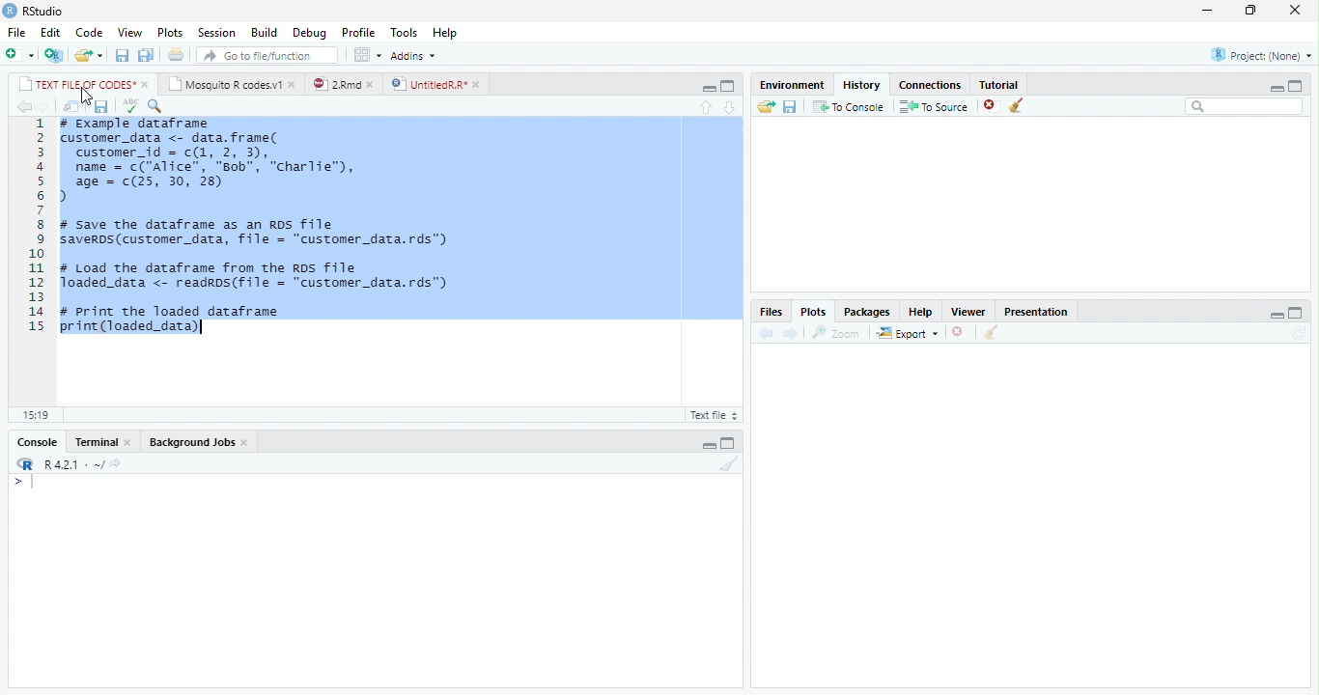 Image resolution: width=1319 pixels, height=695 pixels. Describe the element at coordinates (123, 55) in the screenshot. I see `save` at that location.